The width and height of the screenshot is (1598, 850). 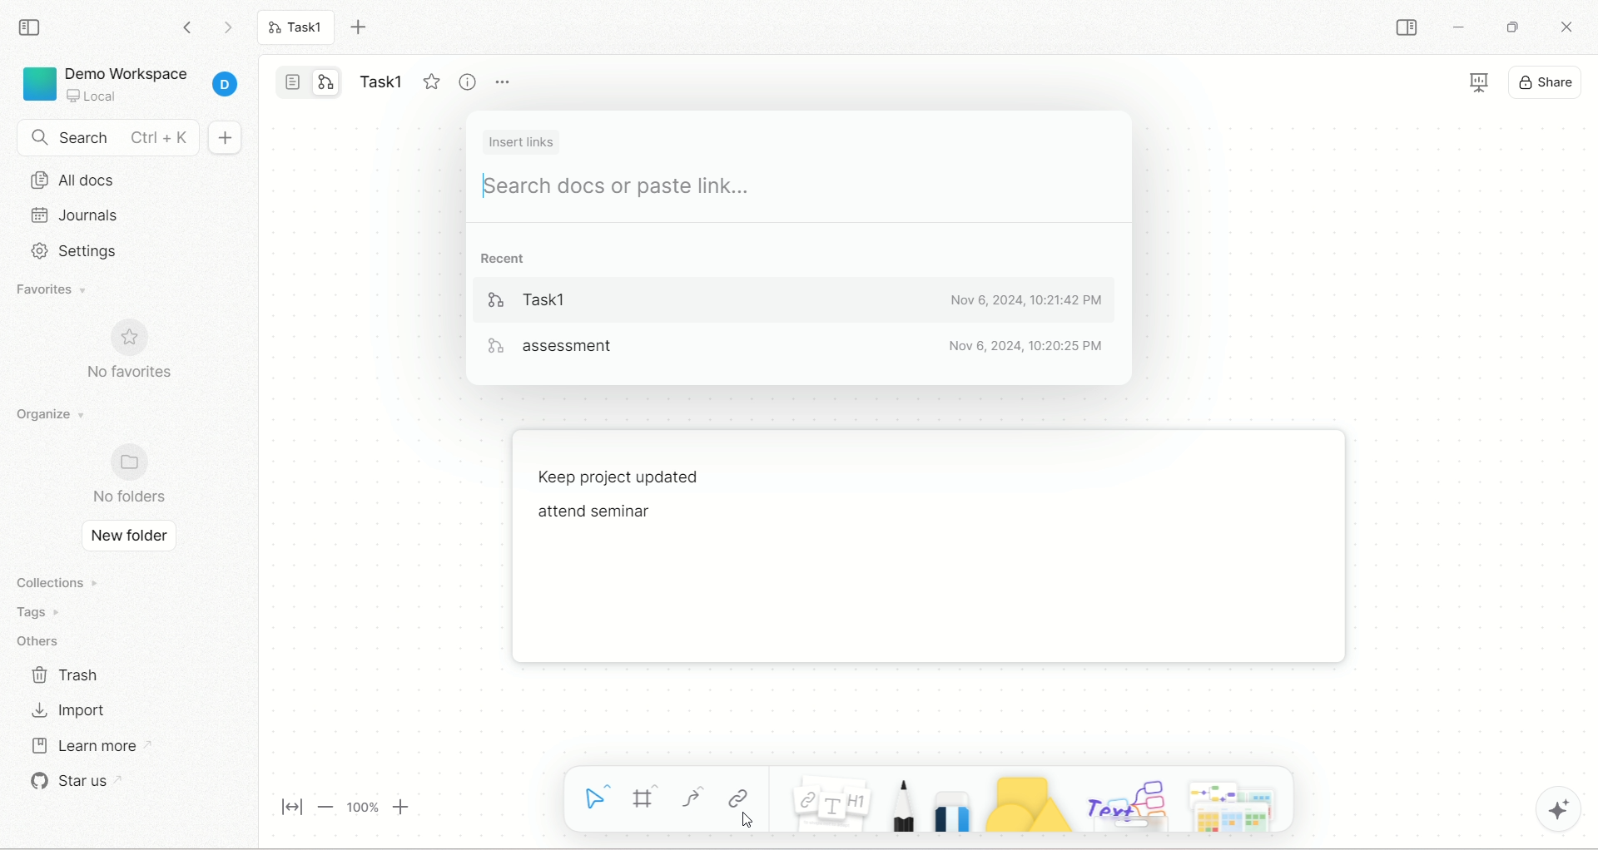 I want to click on minimize, so click(x=1461, y=30).